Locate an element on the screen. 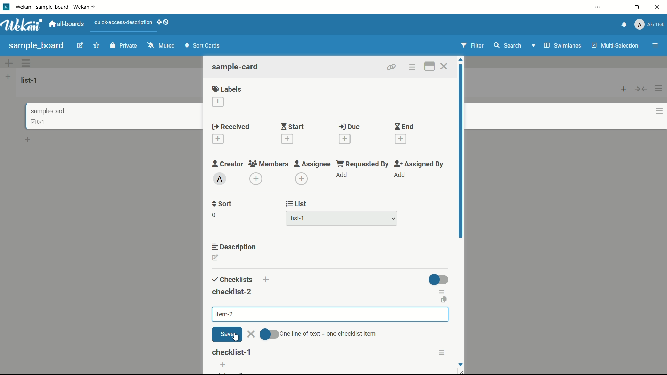 The width and height of the screenshot is (667, 375). add description is located at coordinates (216, 259).